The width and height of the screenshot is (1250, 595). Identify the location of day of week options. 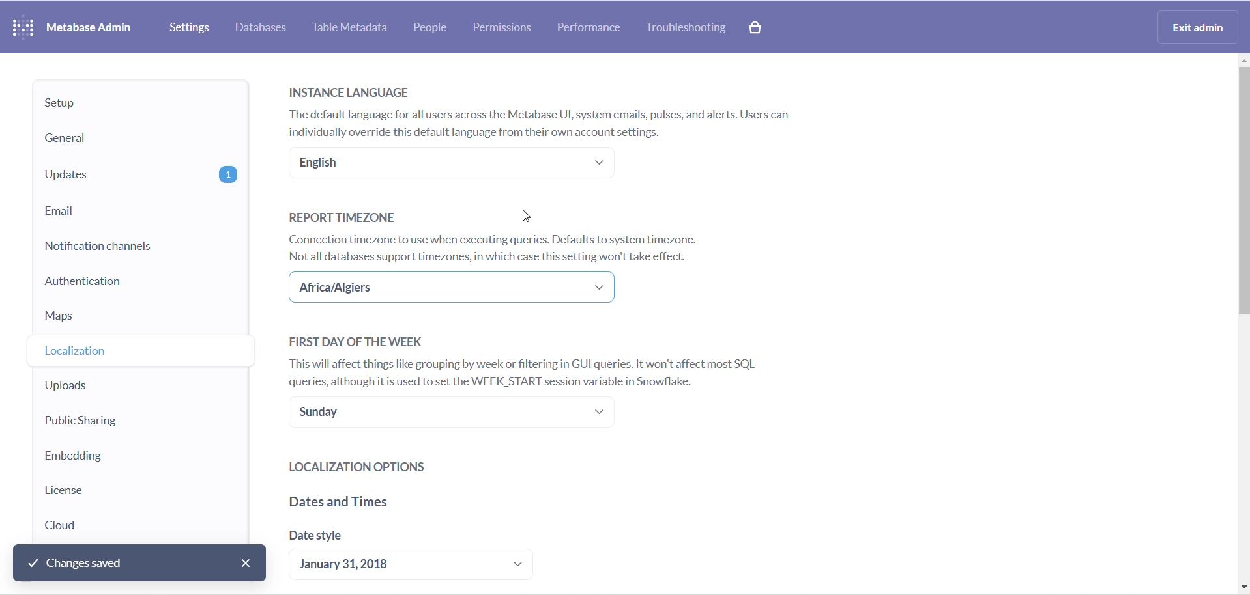
(456, 415).